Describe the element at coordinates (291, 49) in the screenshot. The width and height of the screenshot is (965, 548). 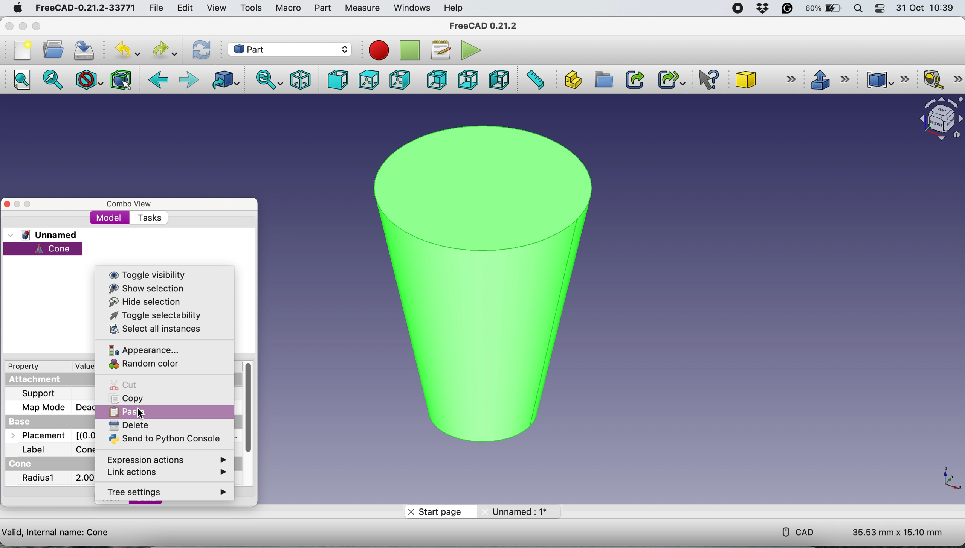
I see `part` at that location.